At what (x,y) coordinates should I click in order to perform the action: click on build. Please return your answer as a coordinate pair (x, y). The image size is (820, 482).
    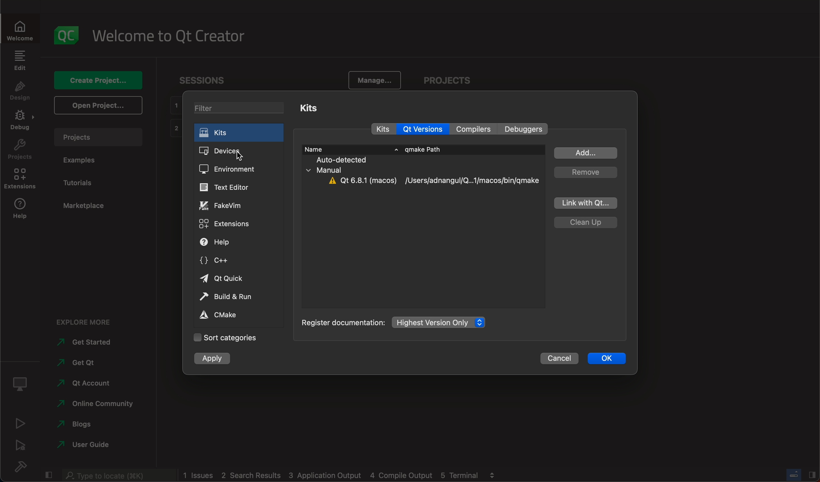
    Looking at the image, I should click on (23, 466).